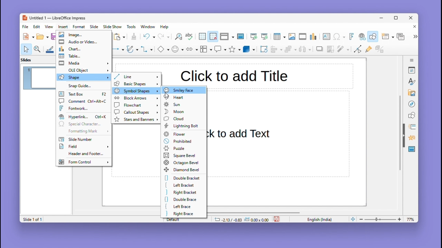  What do you see at coordinates (136, 120) in the screenshot?
I see `Stars and banners` at bounding box center [136, 120].